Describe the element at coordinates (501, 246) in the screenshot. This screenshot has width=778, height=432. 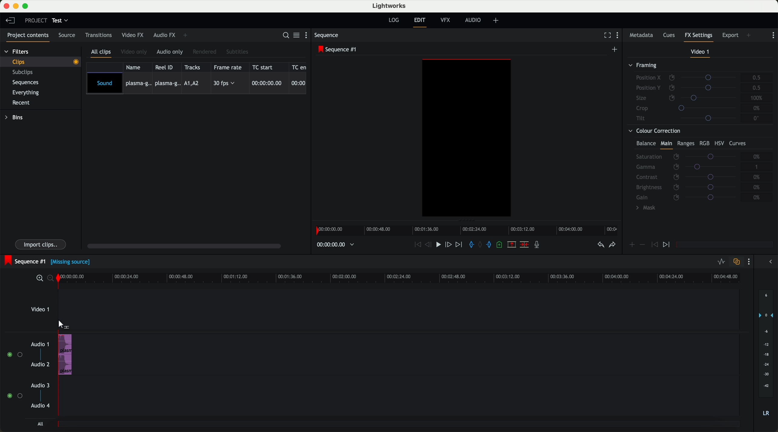
I see `add a cue at the current position` at that location.